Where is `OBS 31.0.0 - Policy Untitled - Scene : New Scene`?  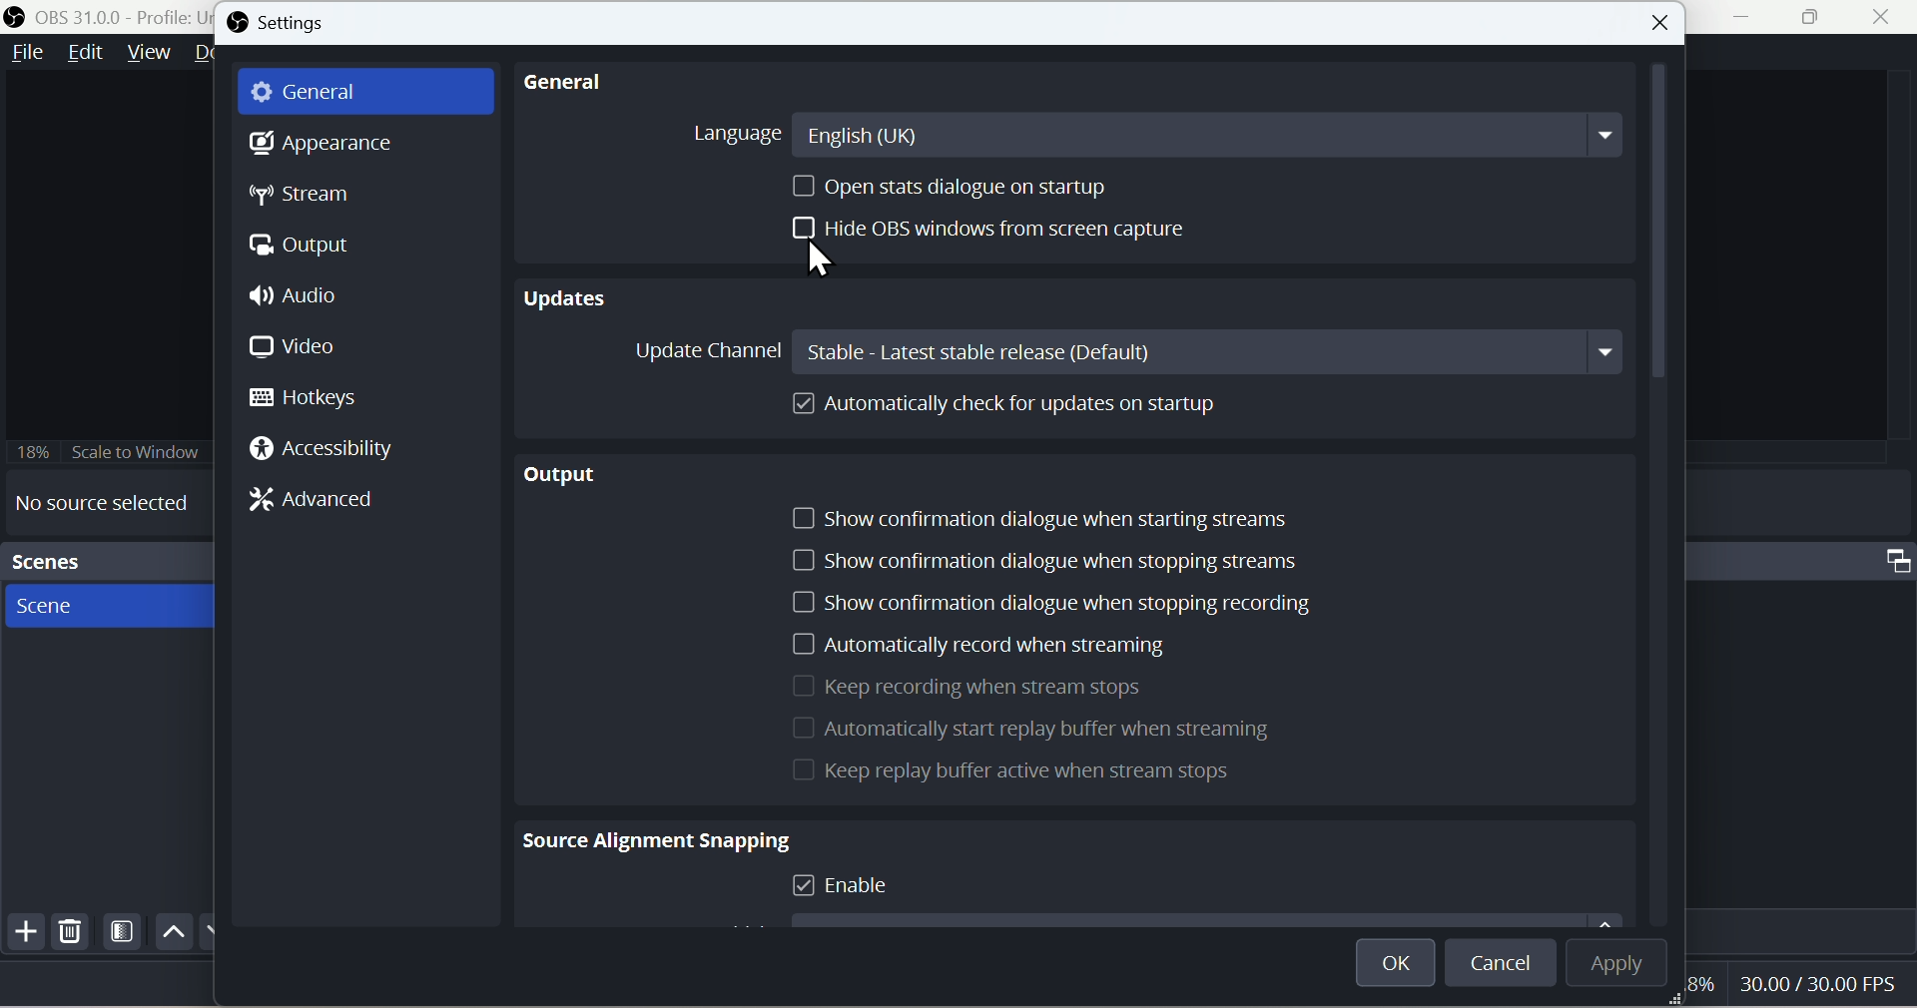 OBS 31.0.0 - Policy Untitled - Scene : New Scene is located at coordinates (109, 16).